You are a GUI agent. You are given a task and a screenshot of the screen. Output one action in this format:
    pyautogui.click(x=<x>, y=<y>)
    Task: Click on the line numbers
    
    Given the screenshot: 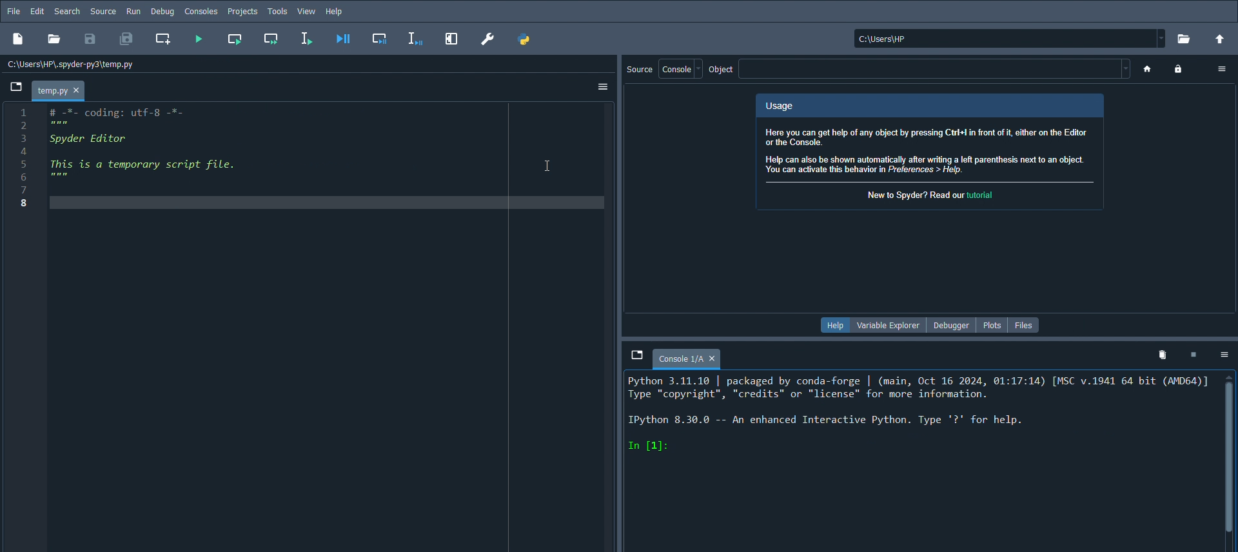 What is the action you would take?
    pyautogui.click(x=21, y=160)
    